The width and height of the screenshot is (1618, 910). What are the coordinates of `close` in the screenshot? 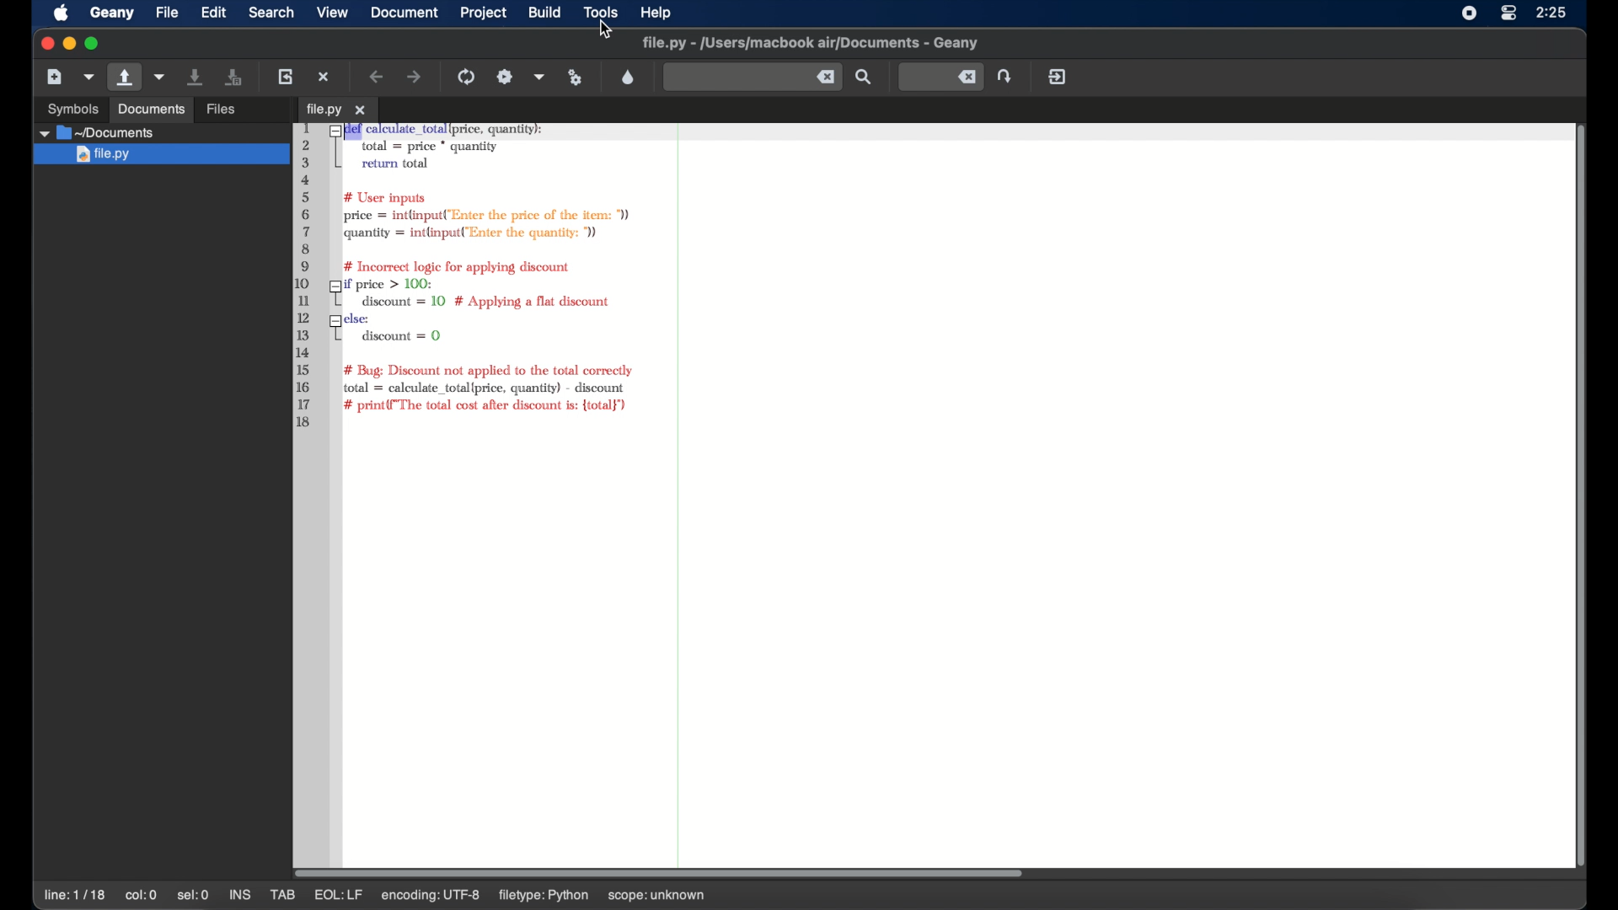 It's located at (45, 44).